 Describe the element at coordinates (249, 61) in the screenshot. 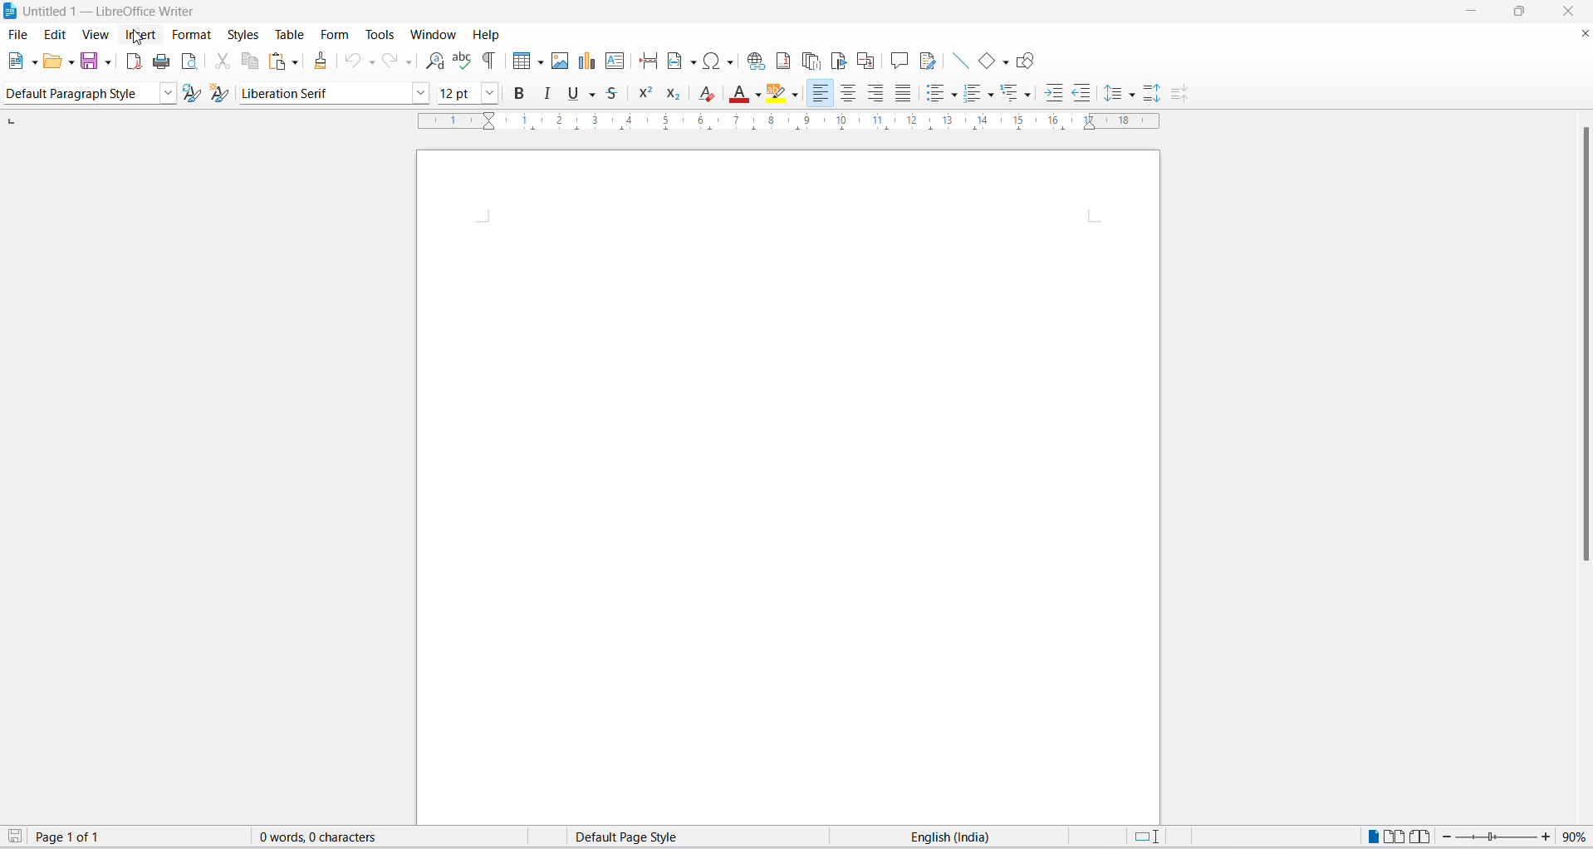

I see `copy` at that location.